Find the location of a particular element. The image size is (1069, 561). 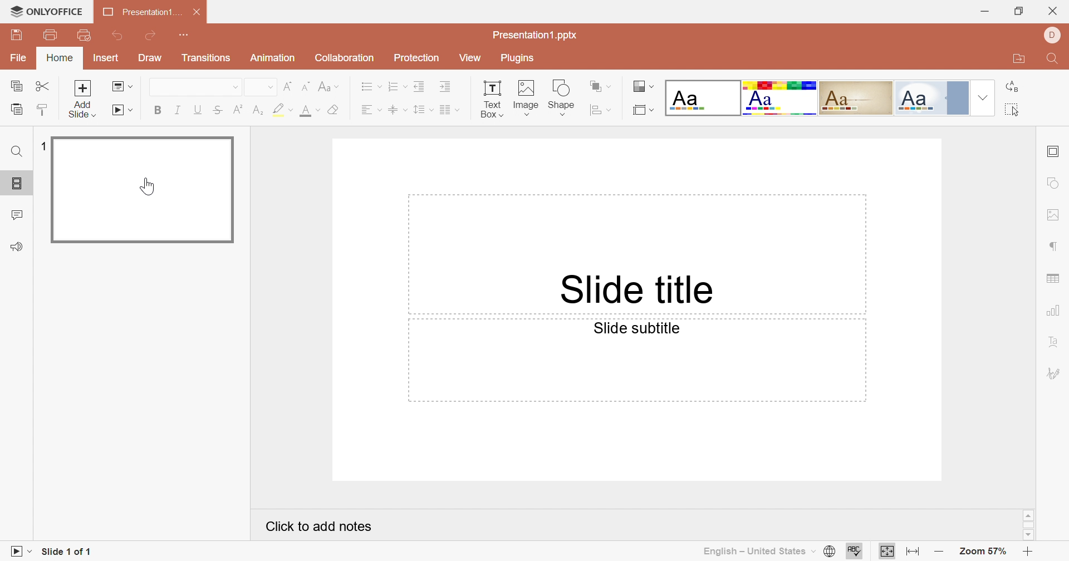

Fit to width is located at coordinates (887, 552).